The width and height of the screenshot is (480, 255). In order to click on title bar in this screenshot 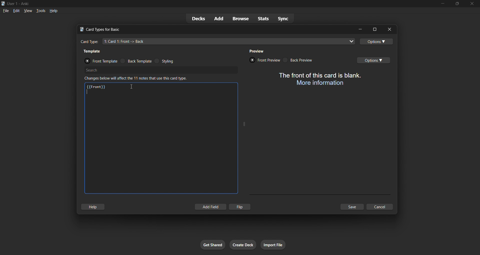, I will do `click(210, 3)`.